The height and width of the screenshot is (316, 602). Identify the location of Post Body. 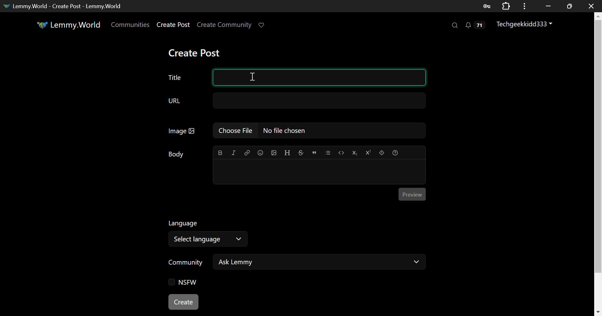
(319, 171).